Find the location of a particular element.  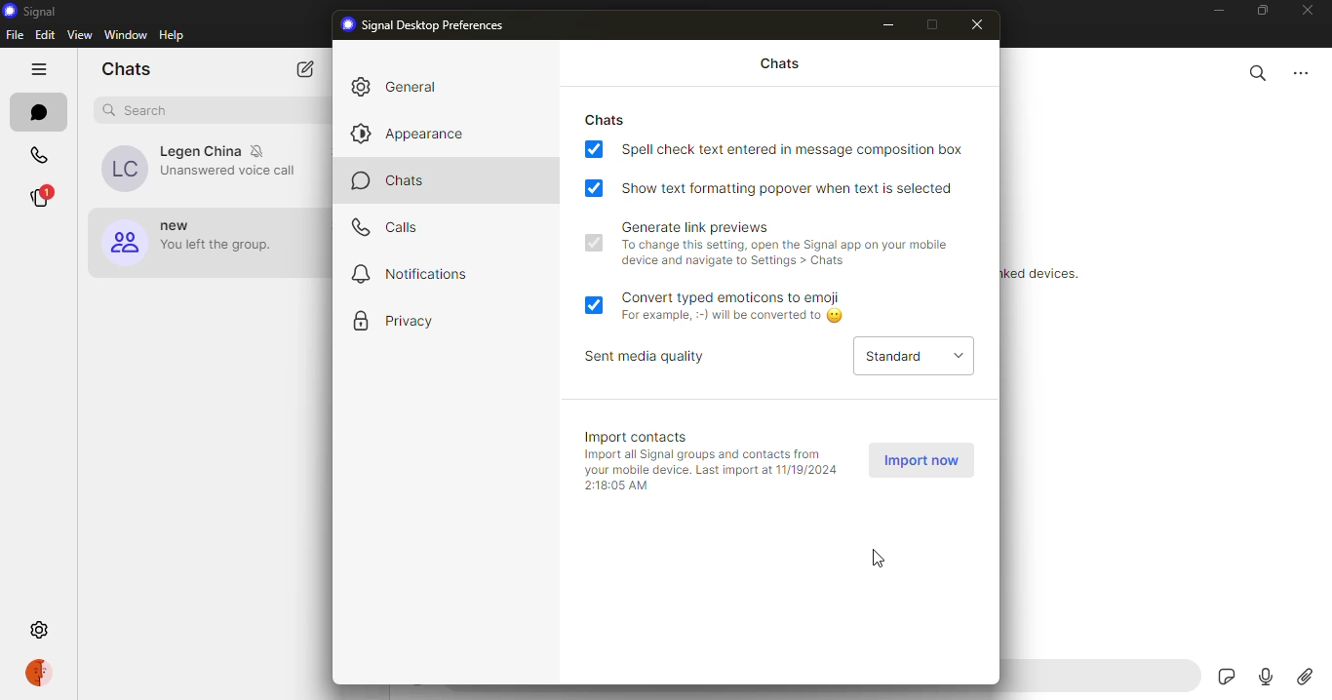

help is located at coordinates (172, 34).